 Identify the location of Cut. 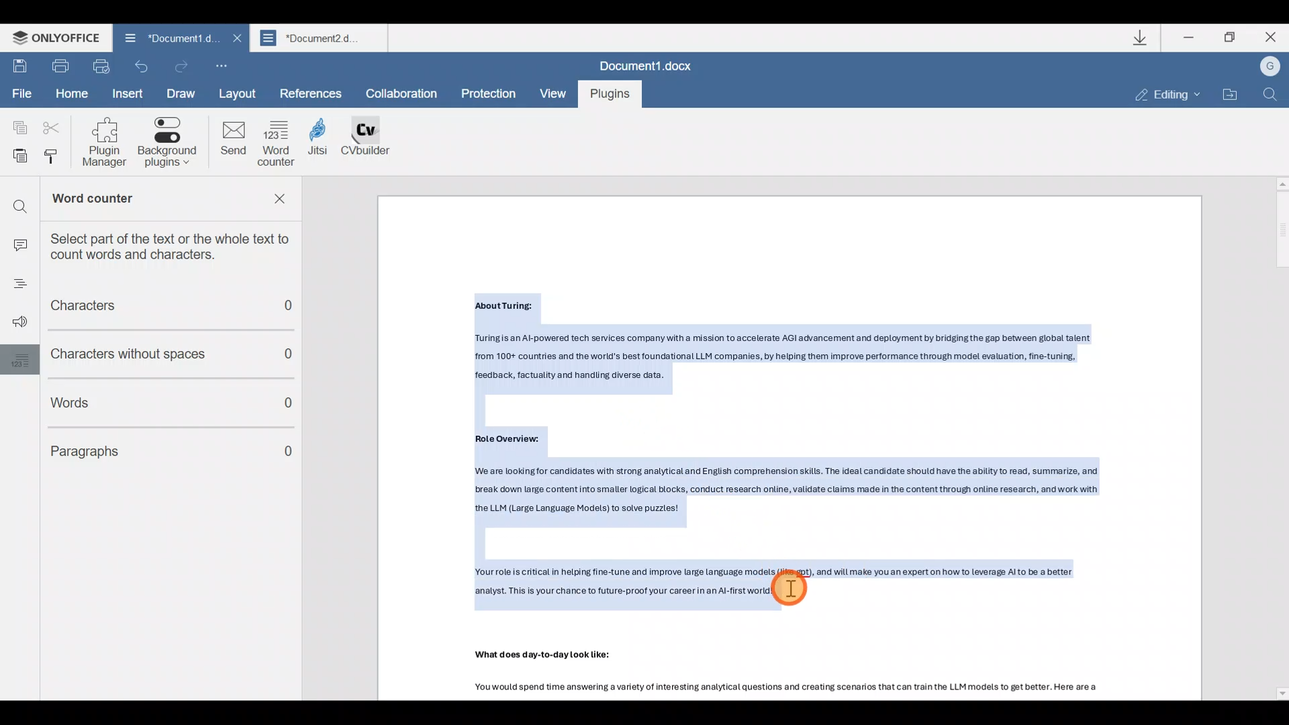
(50, 128).